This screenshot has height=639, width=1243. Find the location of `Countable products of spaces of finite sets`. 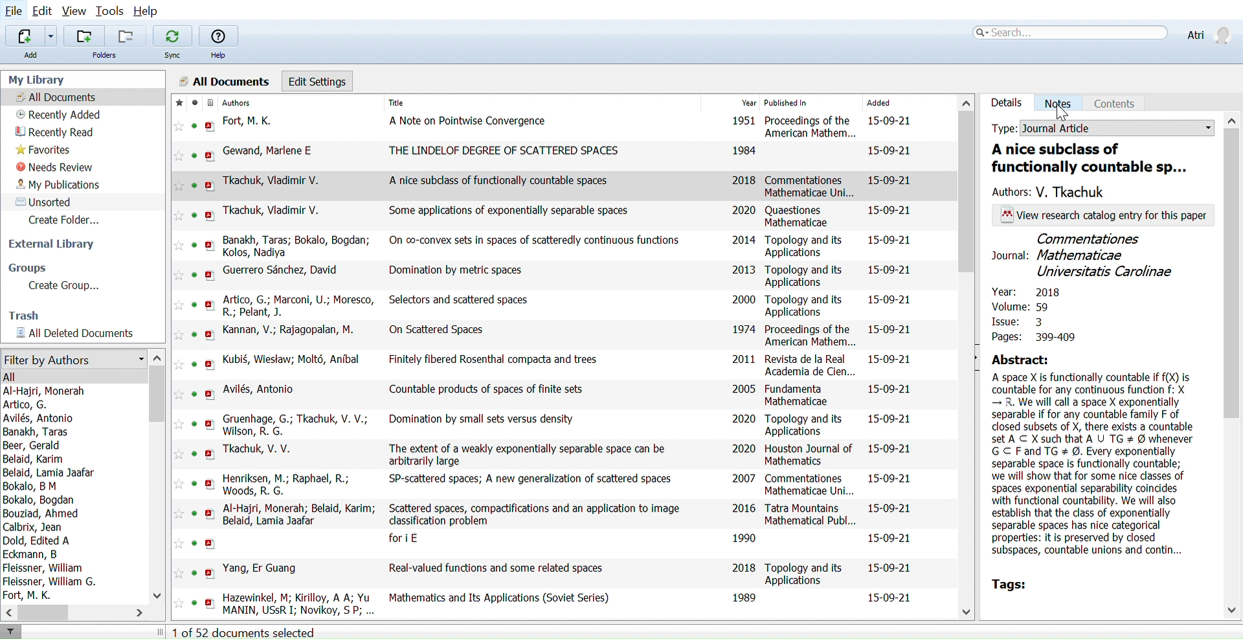

Countable products of spaces of finite sets is located at coordinates (487, 390).